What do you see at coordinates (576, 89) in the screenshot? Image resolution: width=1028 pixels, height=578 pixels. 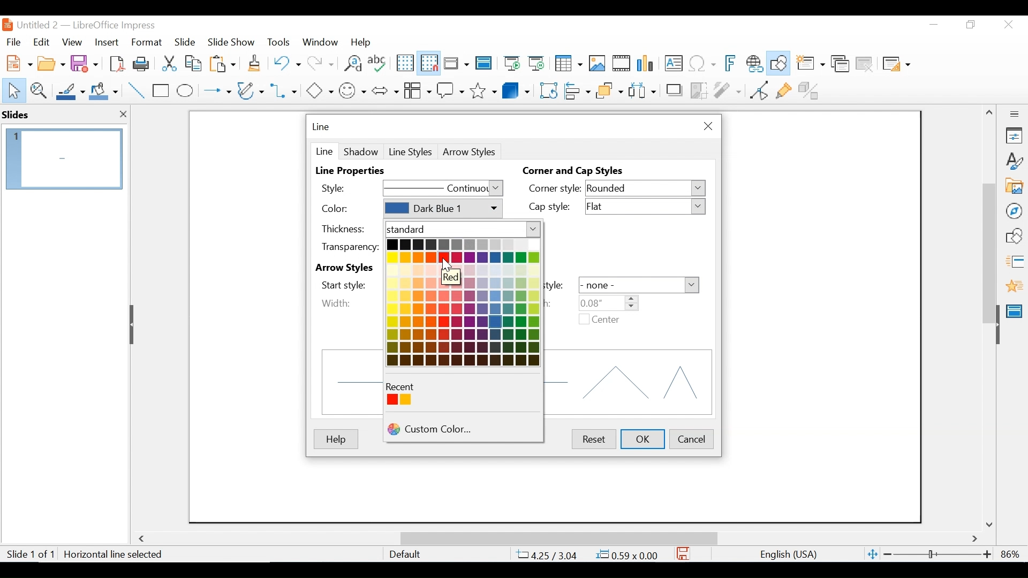 I see `Align Objects` at bounding box center [576, 89].